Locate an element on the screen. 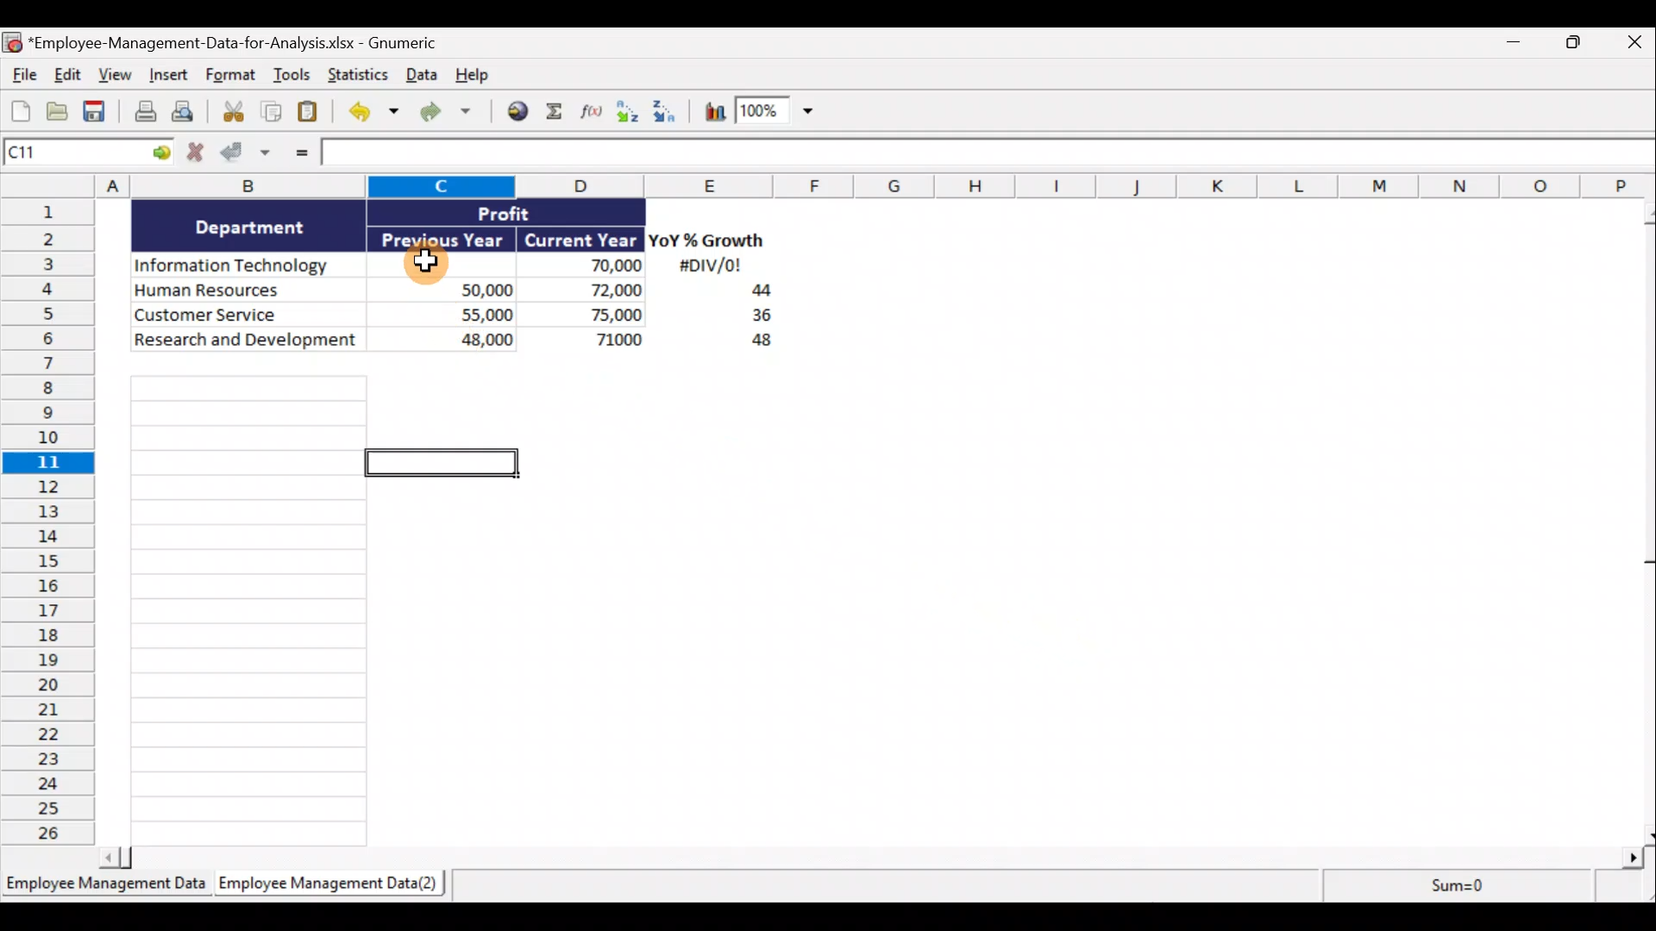 The height and width of the screenshot is (931, 1656). Save current workbook is located at coordinates (96, 112).